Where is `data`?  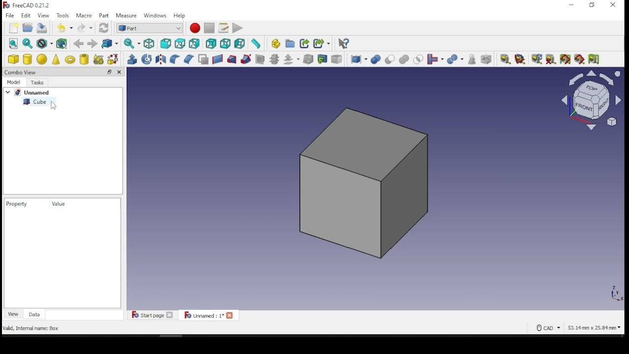
data is located at coordinates (35, 314).